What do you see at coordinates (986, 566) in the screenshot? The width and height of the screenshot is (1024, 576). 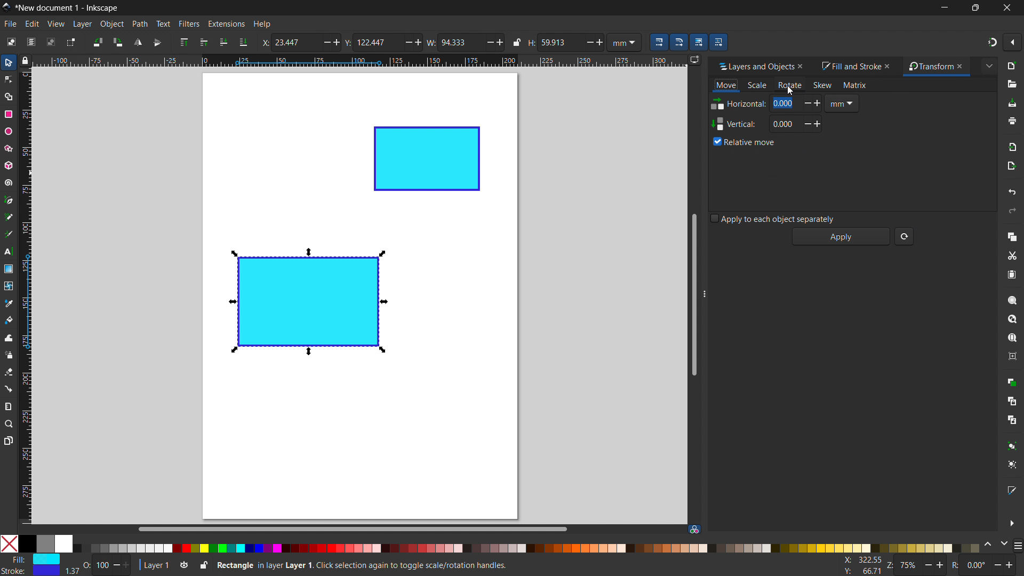 I see `R: 0.00` at bounding box center [986, 566].